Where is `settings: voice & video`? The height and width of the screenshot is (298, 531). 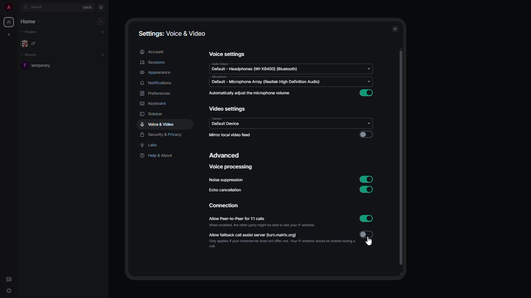
settings: voice & video is located at coordinates (174, 33).